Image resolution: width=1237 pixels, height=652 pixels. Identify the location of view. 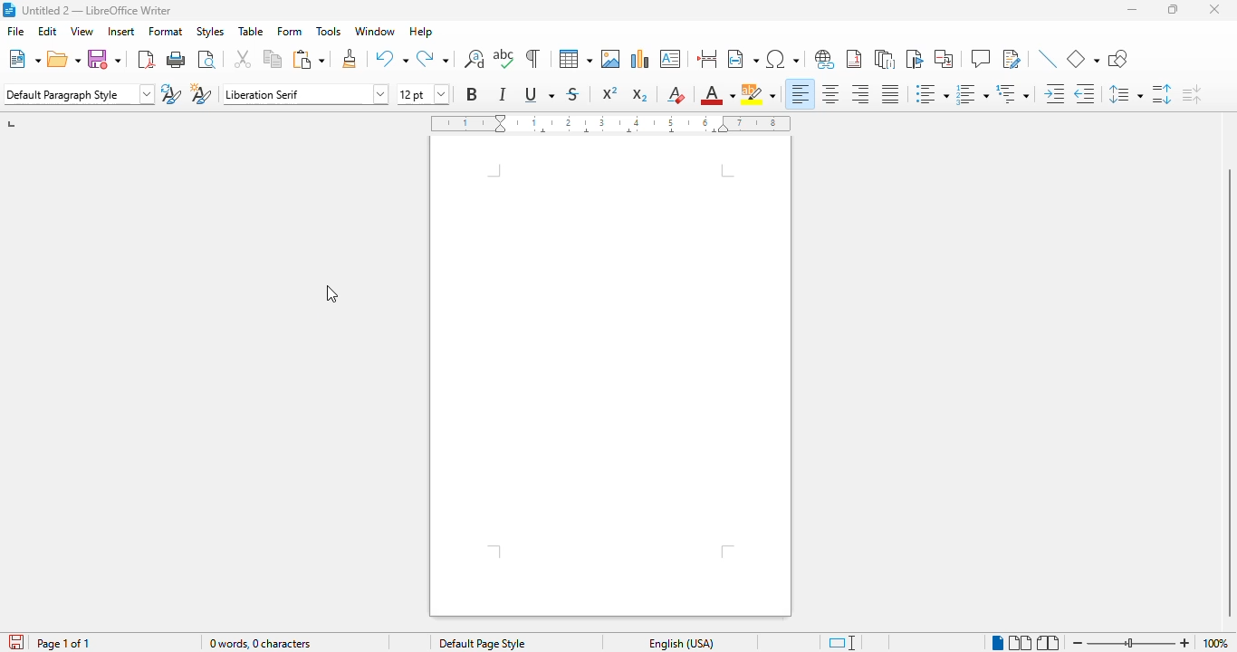
(82, 31).